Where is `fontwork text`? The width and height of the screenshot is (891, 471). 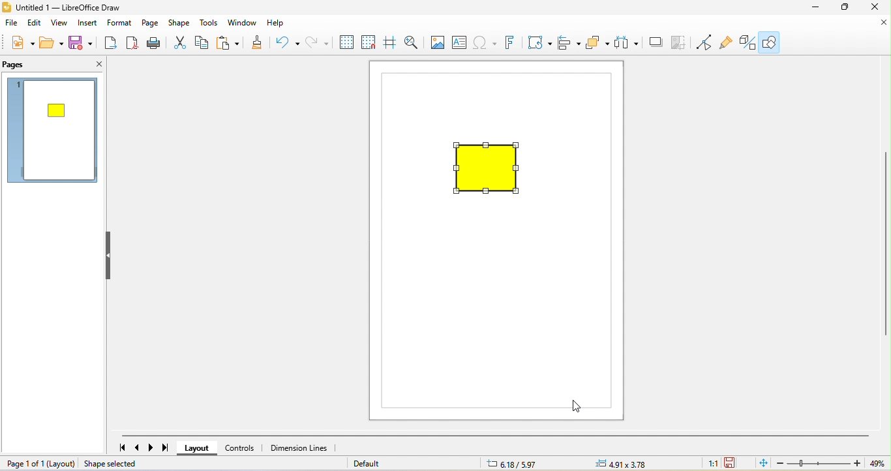 fontwork text is located at coordinates (509, 43).